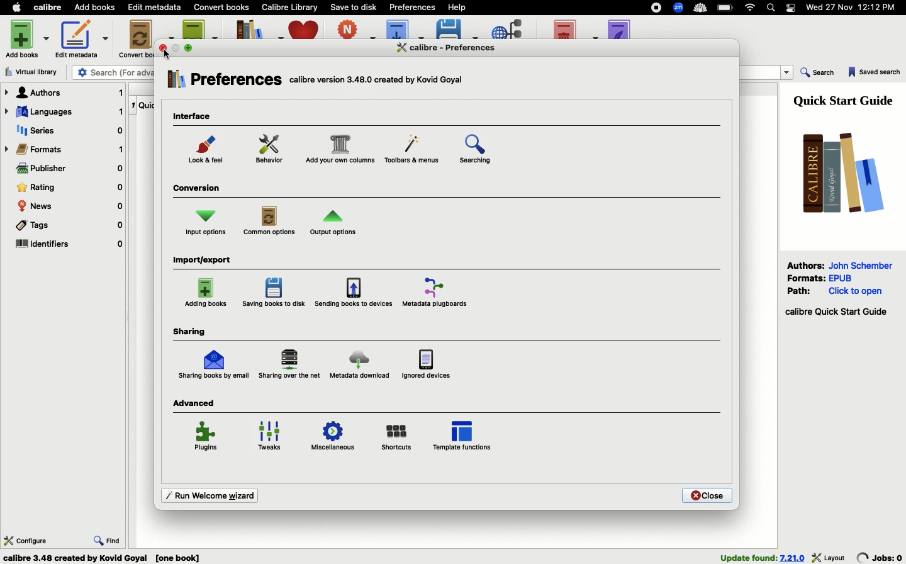 The height and width of the screenshot is (564, 906). I want to click on found, so click(748, 557).